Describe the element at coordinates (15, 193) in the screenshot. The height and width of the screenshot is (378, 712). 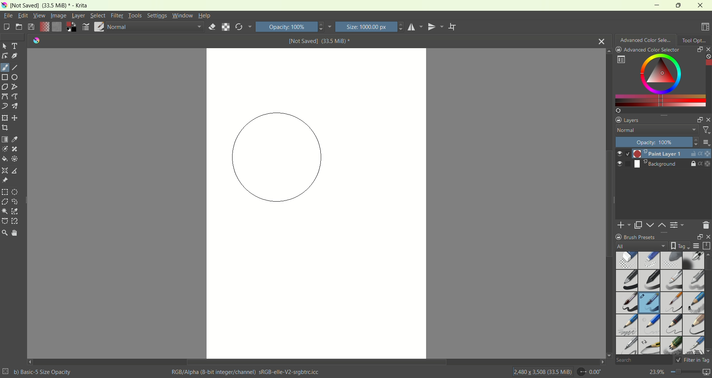
I see `elliptical selection` at that location.